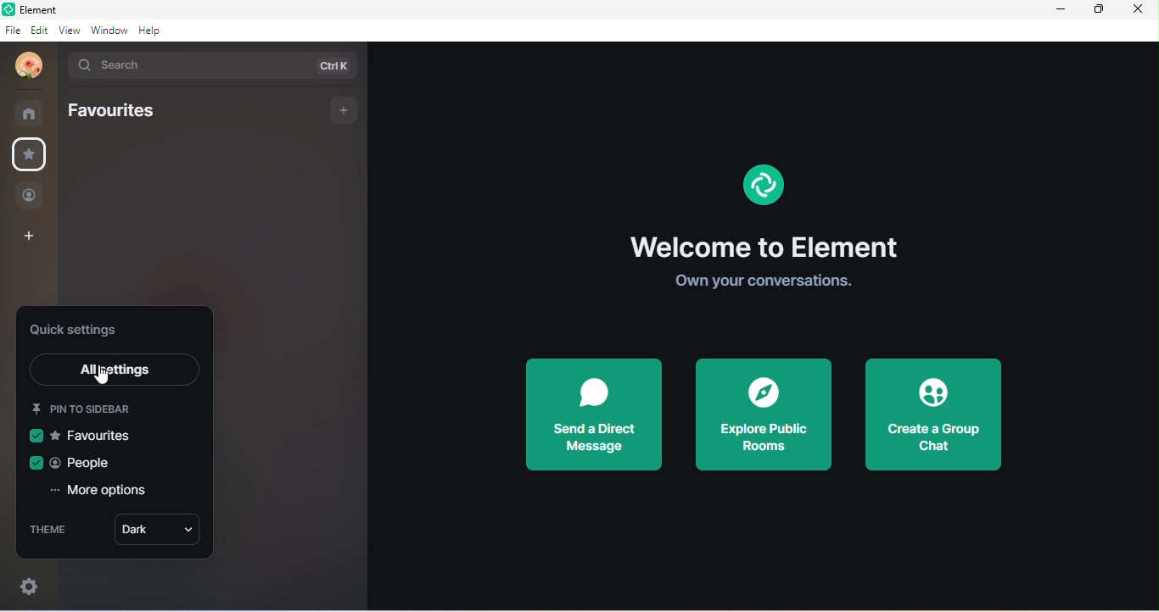  Describe the element at coordinates (30, 194) in the screenshot. I see `people` at that location.